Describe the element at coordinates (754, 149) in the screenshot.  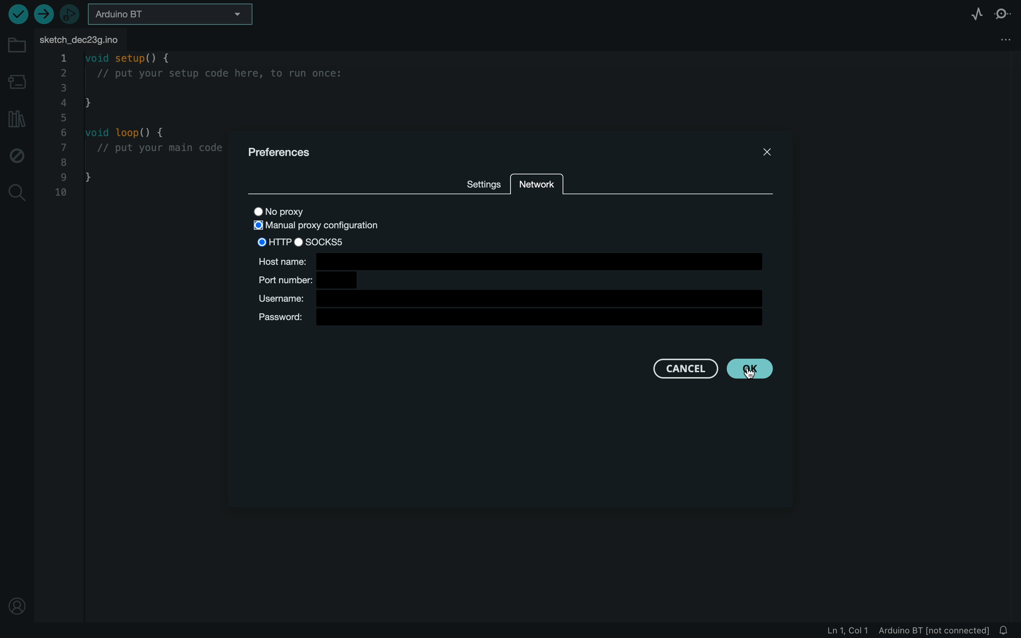
I see `close` at that location.